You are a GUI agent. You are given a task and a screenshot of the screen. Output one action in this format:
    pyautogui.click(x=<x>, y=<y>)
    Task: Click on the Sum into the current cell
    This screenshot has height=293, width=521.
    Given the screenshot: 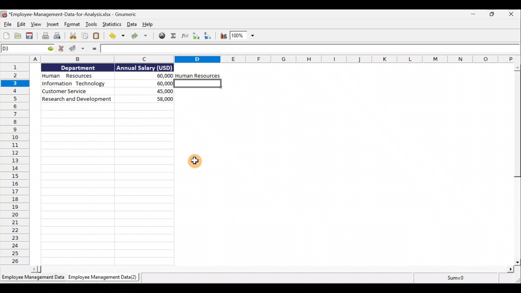 What is the action you would take?
    pyautogui.click(x=174, y=36)
    